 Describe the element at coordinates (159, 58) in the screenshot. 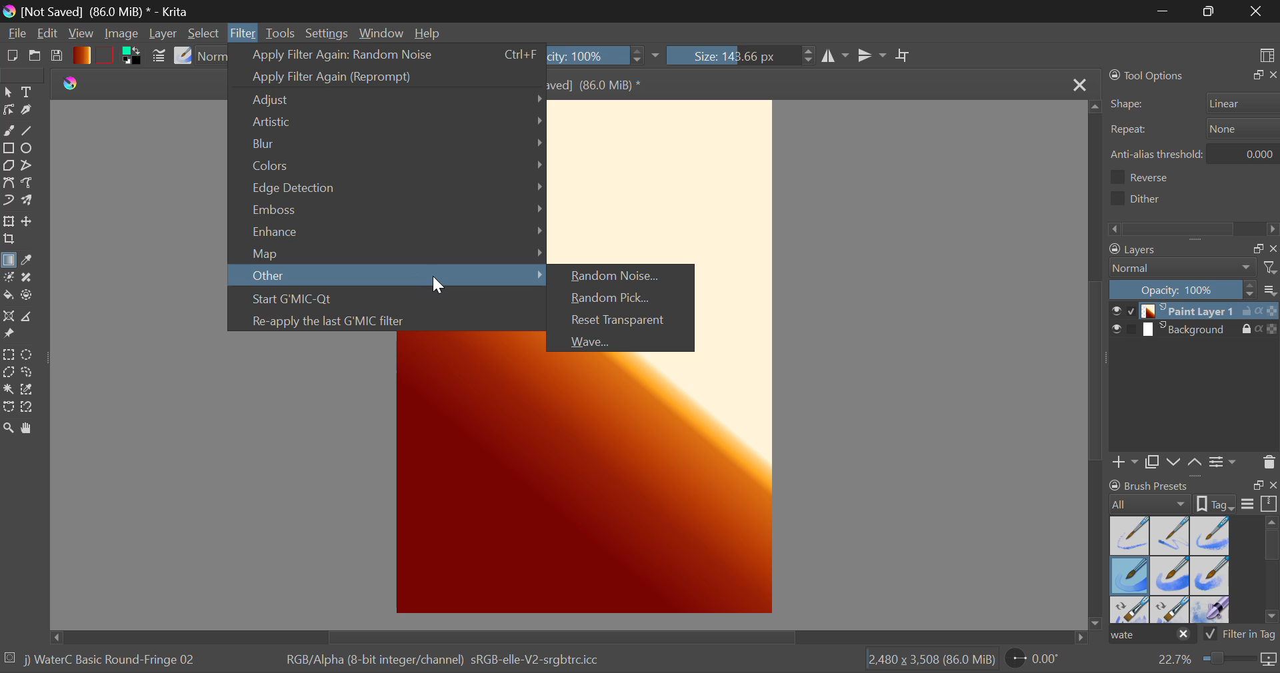

I see `Brusht Settings` at that location.